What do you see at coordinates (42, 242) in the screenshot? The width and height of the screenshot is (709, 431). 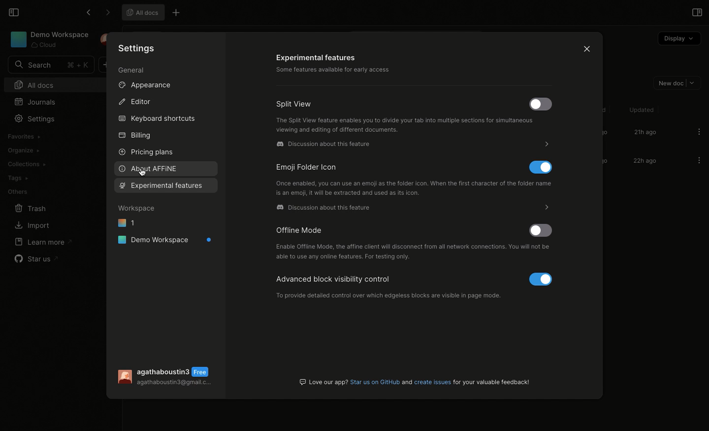 I see `Learn more` at bounding box center [42, 242].